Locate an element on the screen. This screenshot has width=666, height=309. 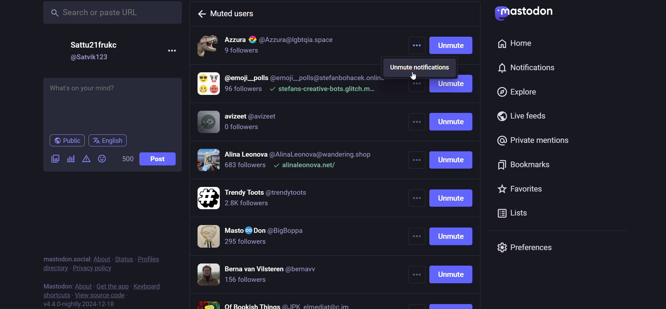
post is located at coordinates (160, 159).